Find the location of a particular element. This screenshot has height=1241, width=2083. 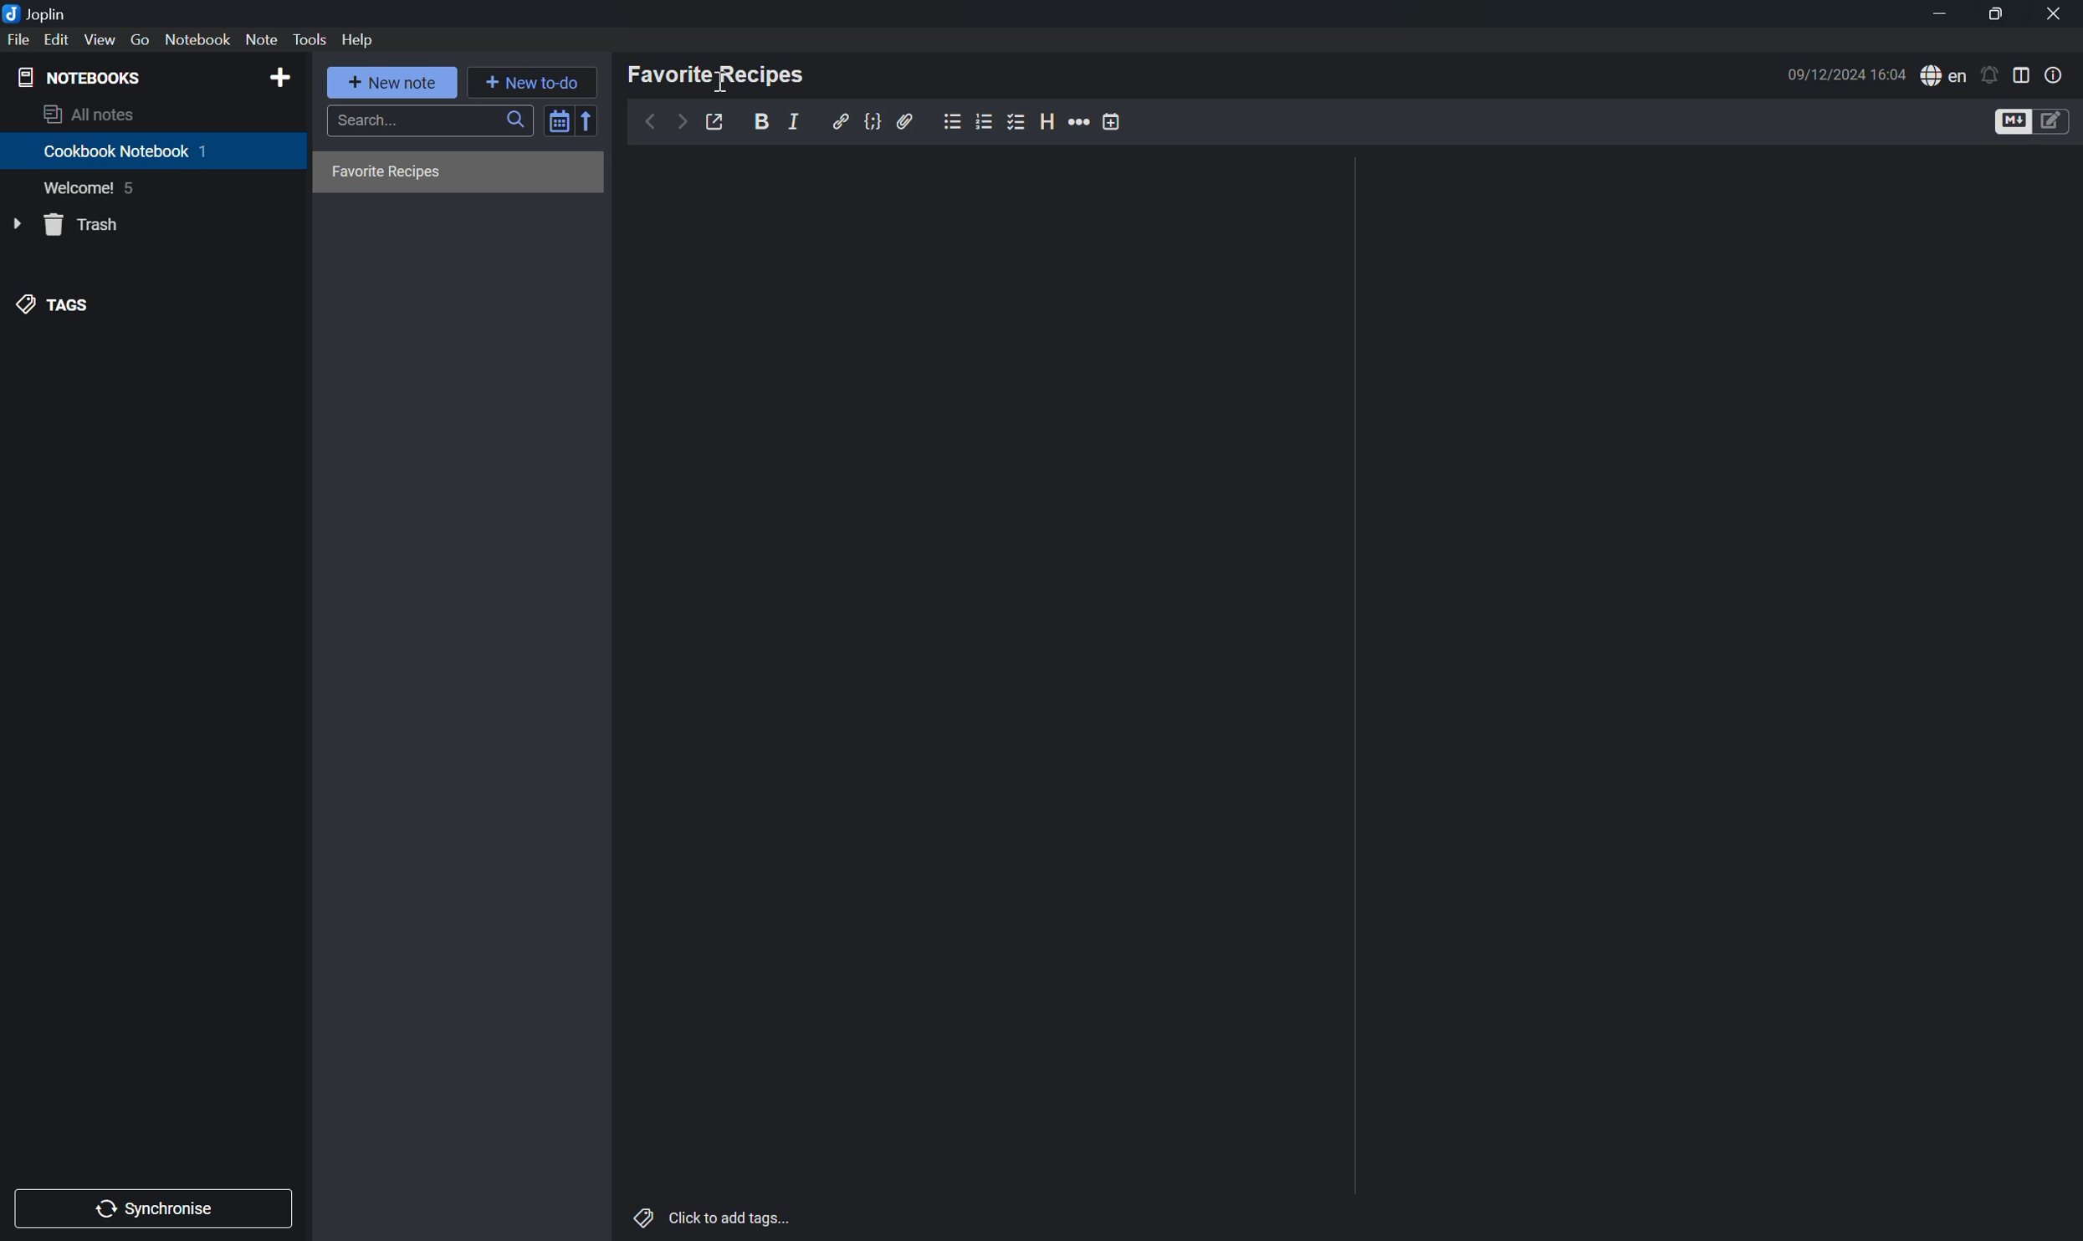

Checkbox List is located at coordinates (1017, 125).